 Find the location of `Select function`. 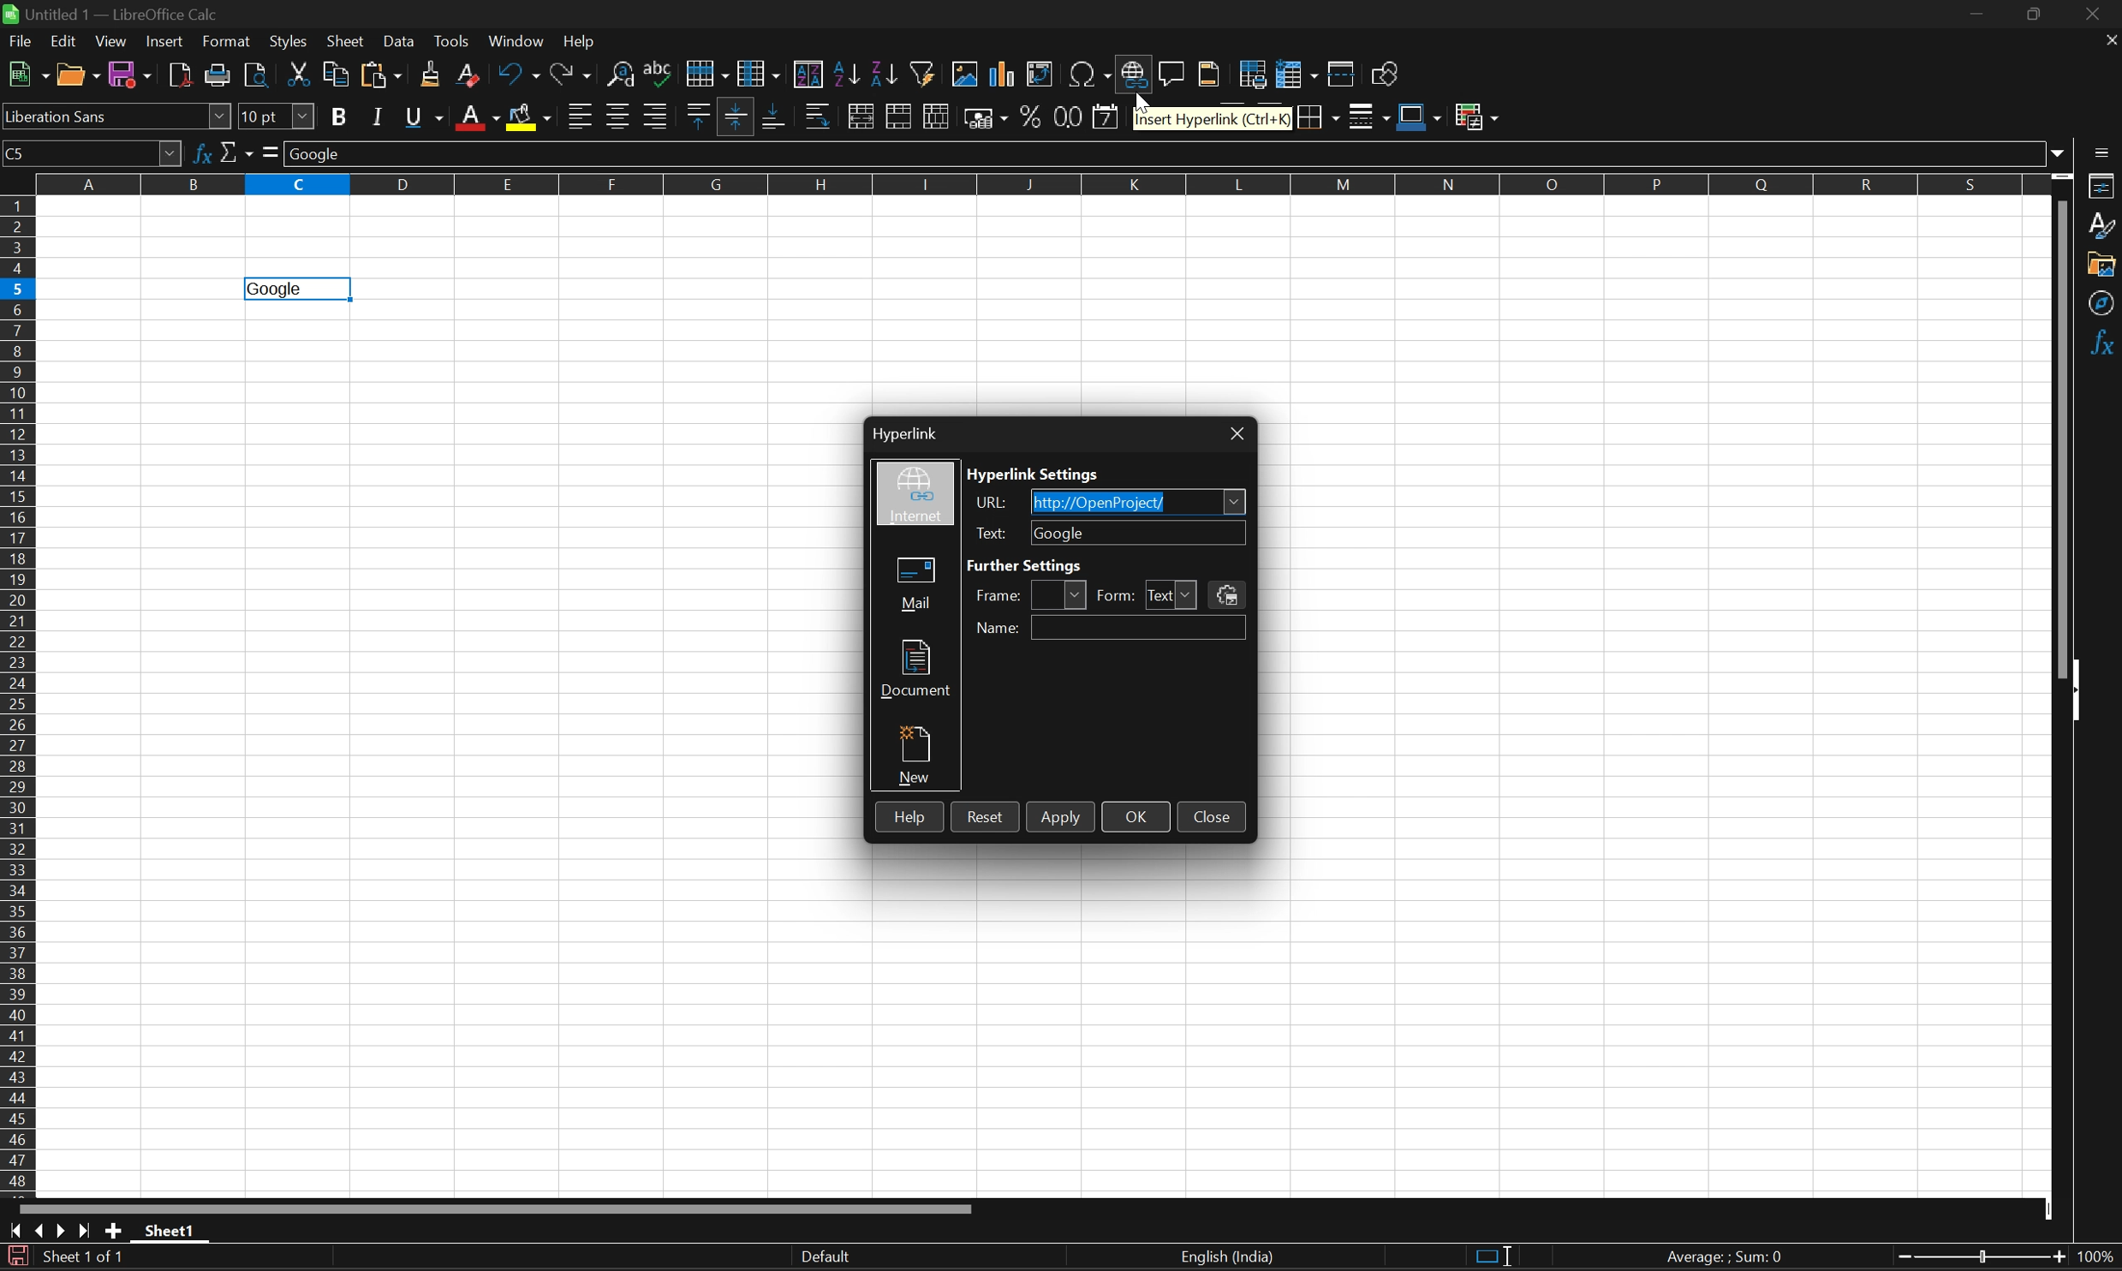

Select function is located at coordinates (236, 152).